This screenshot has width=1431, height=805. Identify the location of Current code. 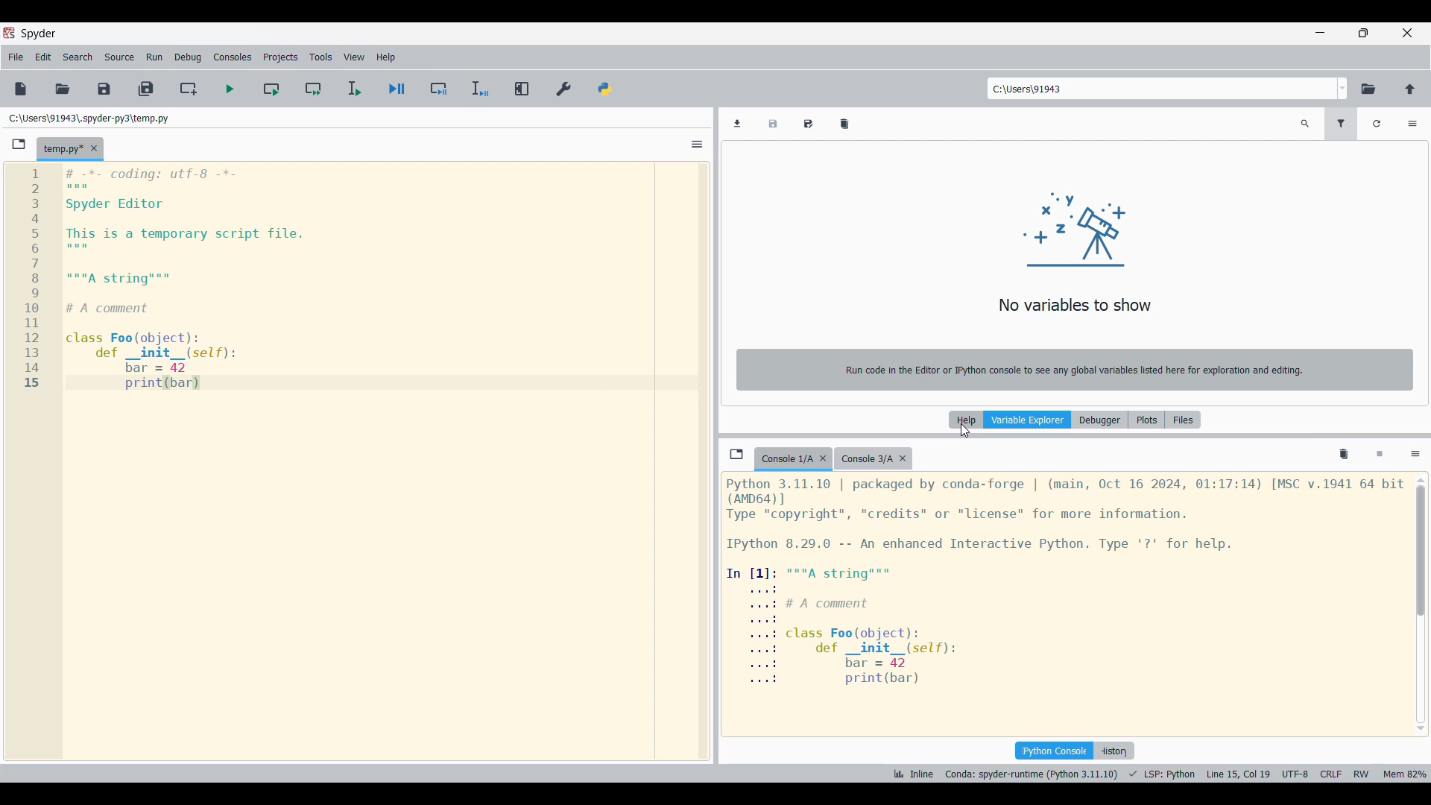
(189, 280).